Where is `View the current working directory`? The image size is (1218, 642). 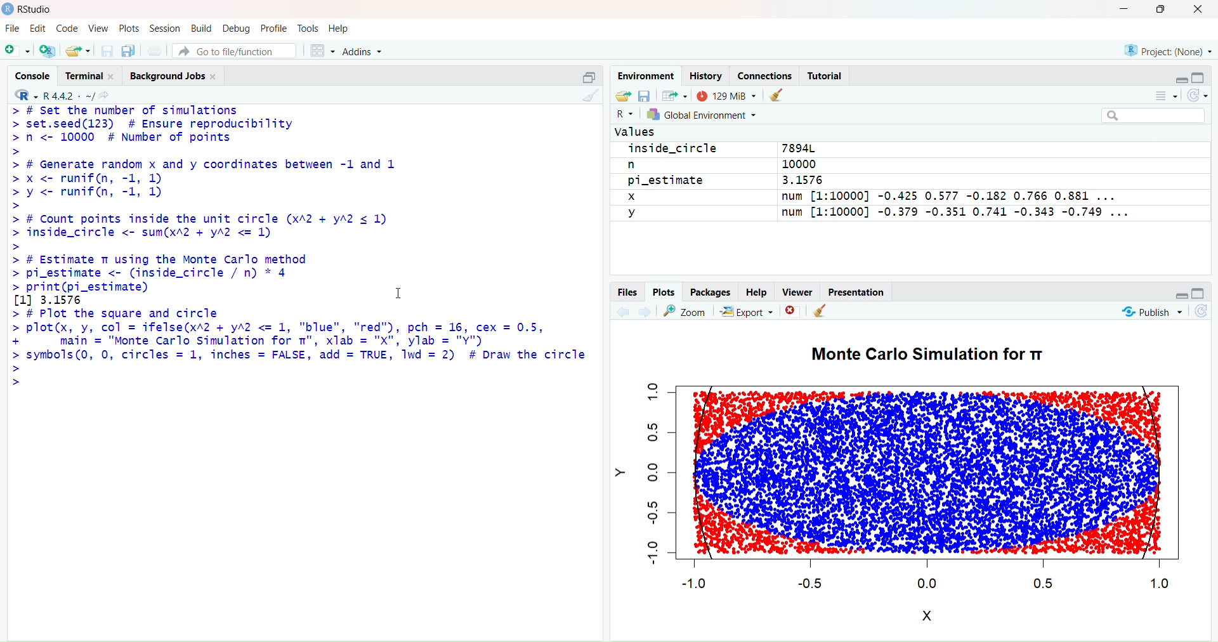 View the current working directory is located at coordinates (108, 95).